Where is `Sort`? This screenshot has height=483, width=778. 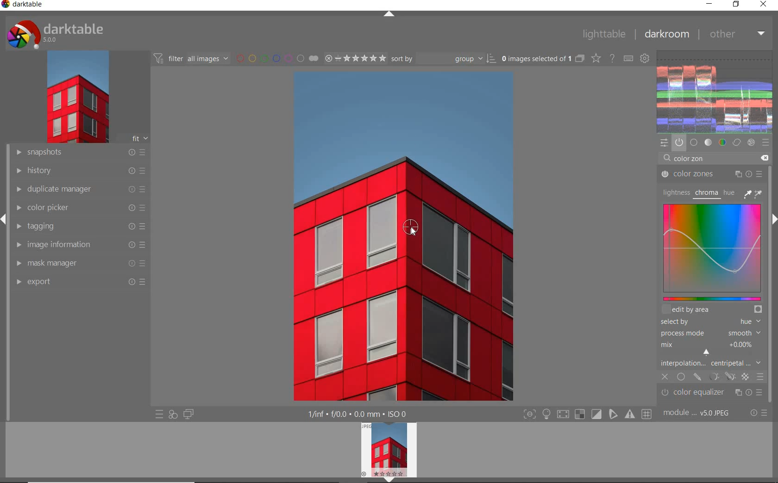 Sort is located at coordinates (444, 59).